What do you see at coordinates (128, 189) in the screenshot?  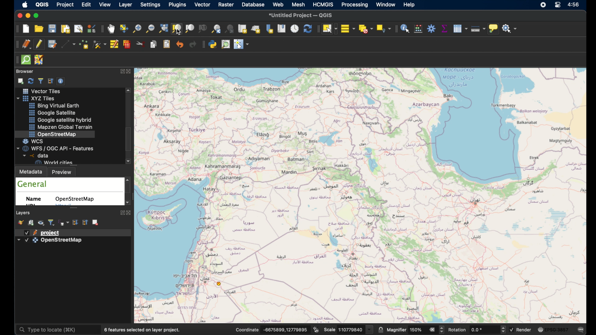 I see `scroll box` at bounding box center [128, 189].